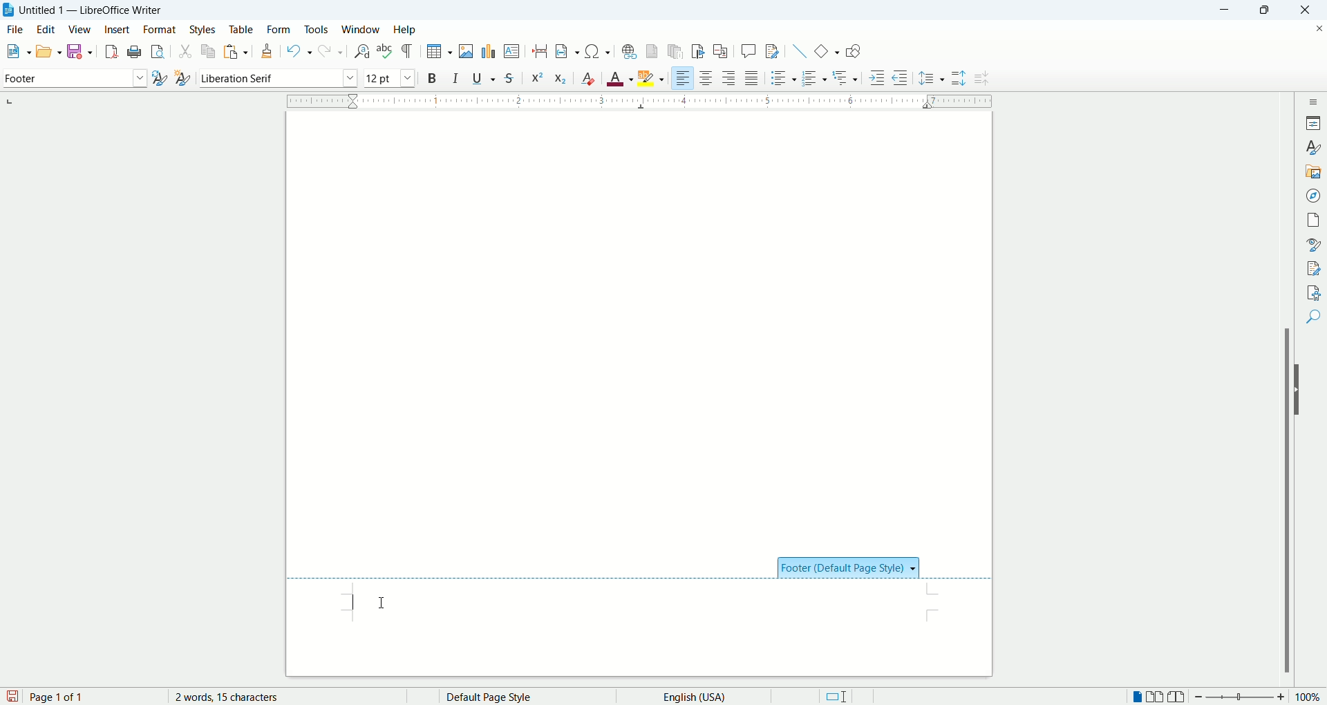 The width and height of the screenshot is (1327, 705). What do you see at coordinates (731, 80) in the screenshot?
I see `align right` at bounding box center [731, 80].